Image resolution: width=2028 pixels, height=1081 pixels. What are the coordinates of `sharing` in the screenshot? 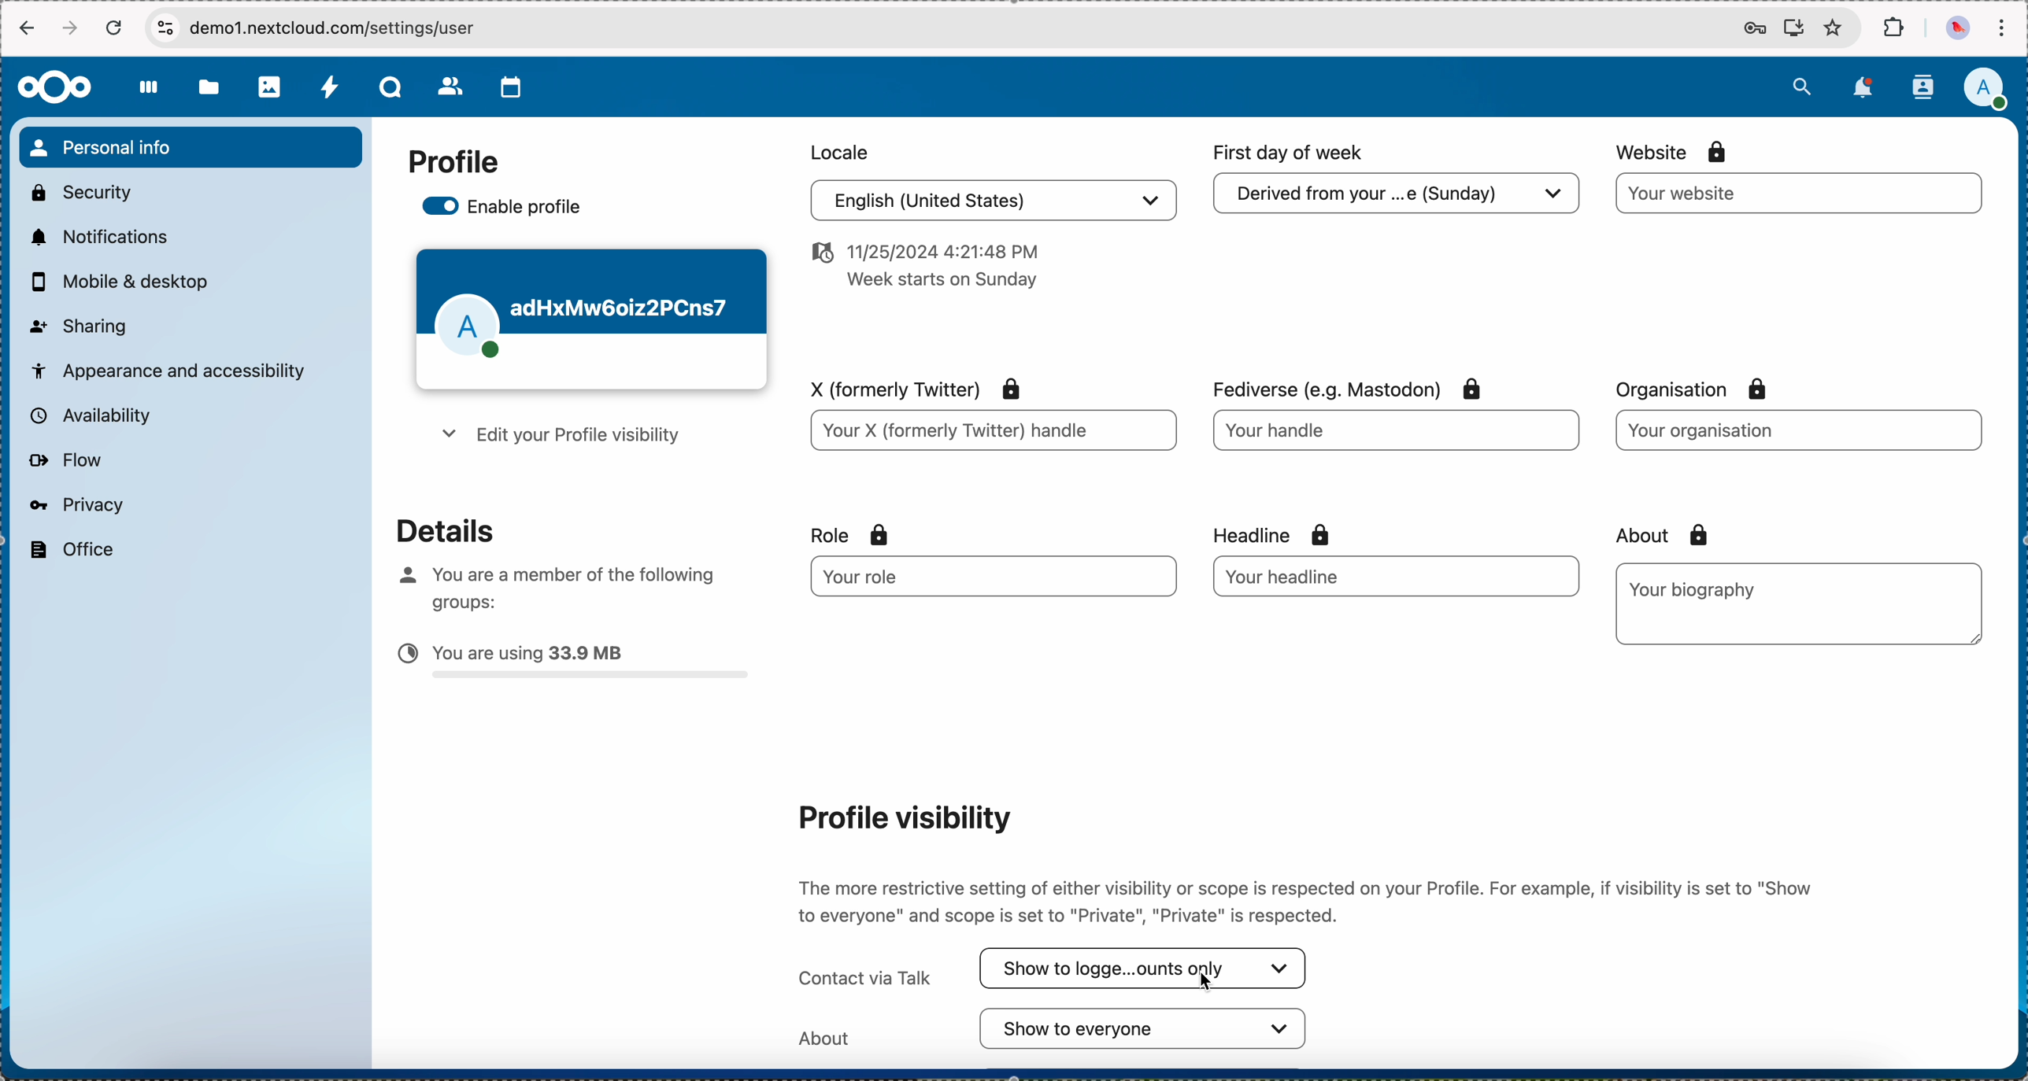 It's located at (80, 324).